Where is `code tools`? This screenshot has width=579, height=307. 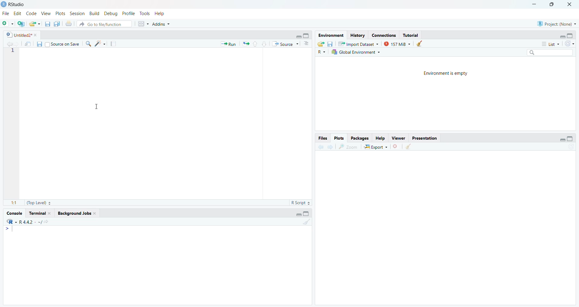 code tools is located at coordinates (100, 43).